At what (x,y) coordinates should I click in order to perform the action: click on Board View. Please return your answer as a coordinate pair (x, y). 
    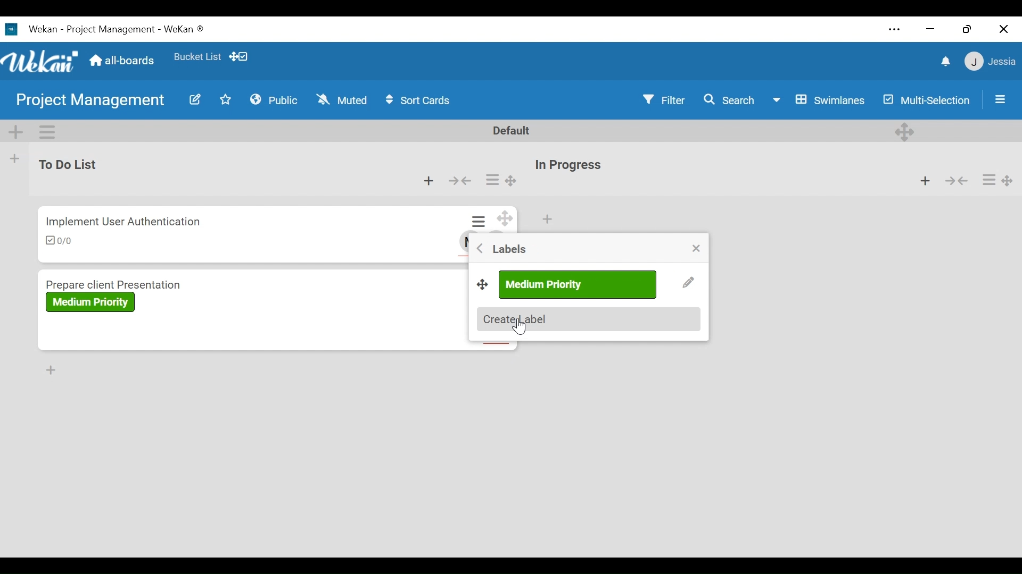
    Looking at the image, I should click on (818, 100).